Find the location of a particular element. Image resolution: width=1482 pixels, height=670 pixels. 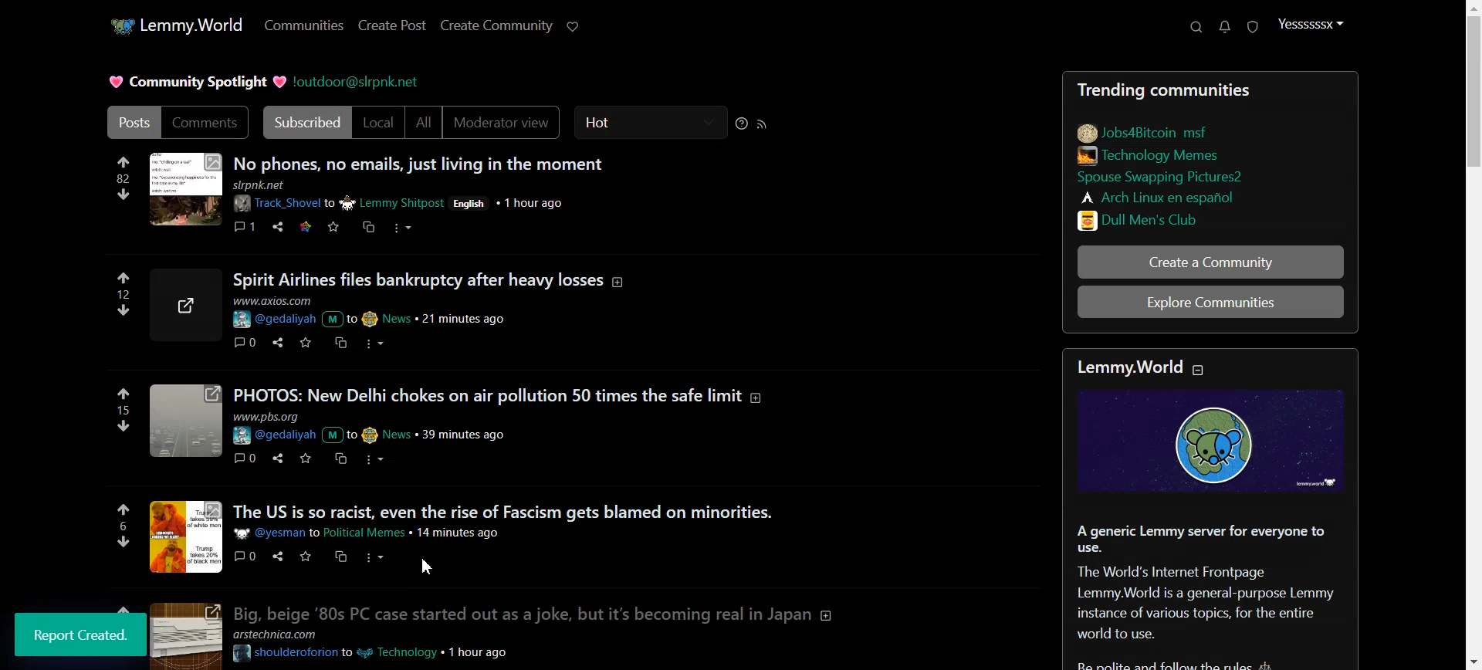

upvote is located at coordinates (124, 394).